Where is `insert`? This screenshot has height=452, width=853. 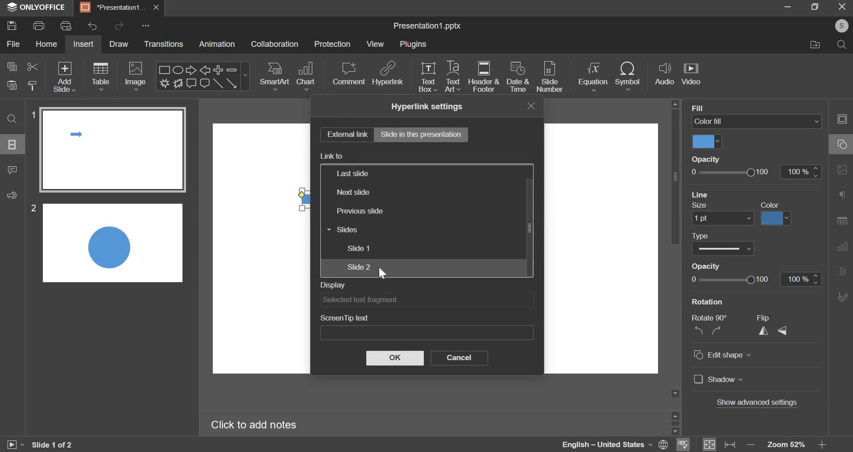 insert is located at coordinates (82, 45).